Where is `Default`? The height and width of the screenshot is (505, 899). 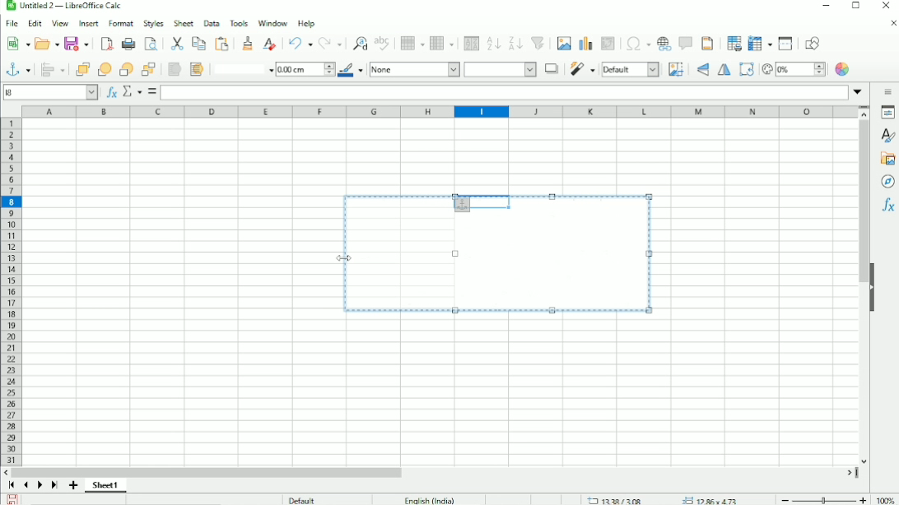
Default is located at coordinates (301, 498).